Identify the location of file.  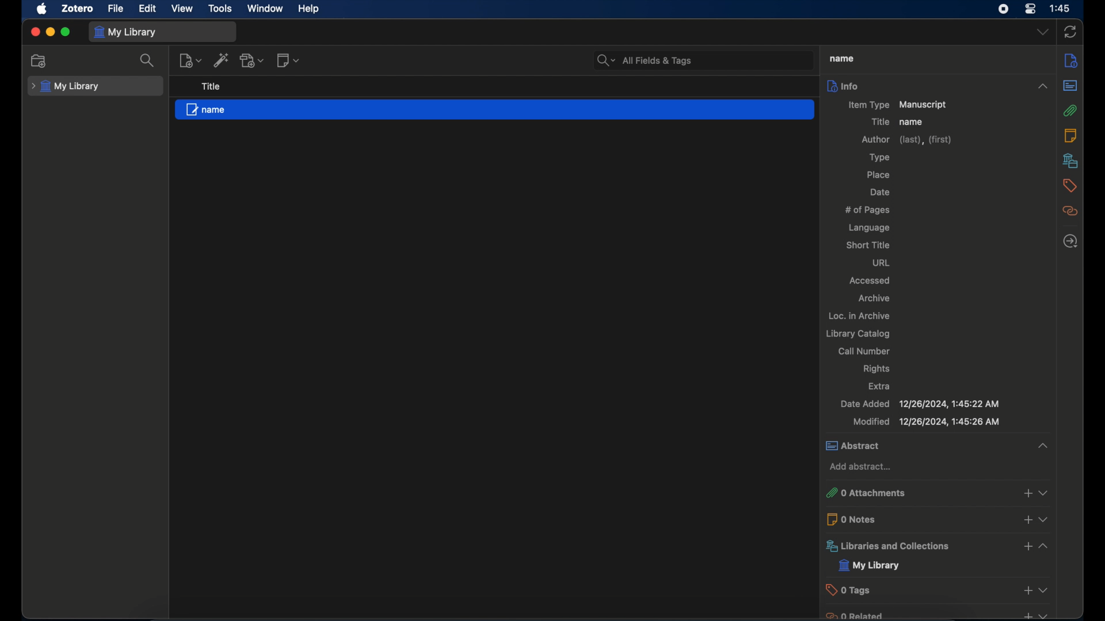
(116, 8).